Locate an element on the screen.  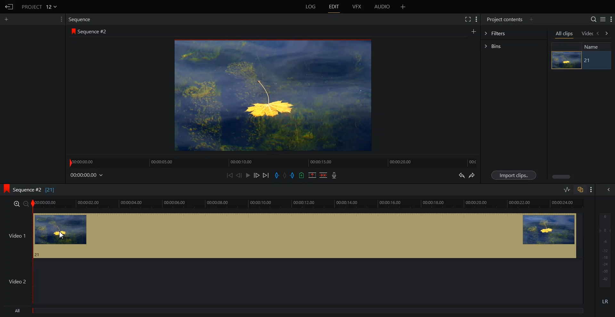
File Preview is located at coordinates (269, 95).